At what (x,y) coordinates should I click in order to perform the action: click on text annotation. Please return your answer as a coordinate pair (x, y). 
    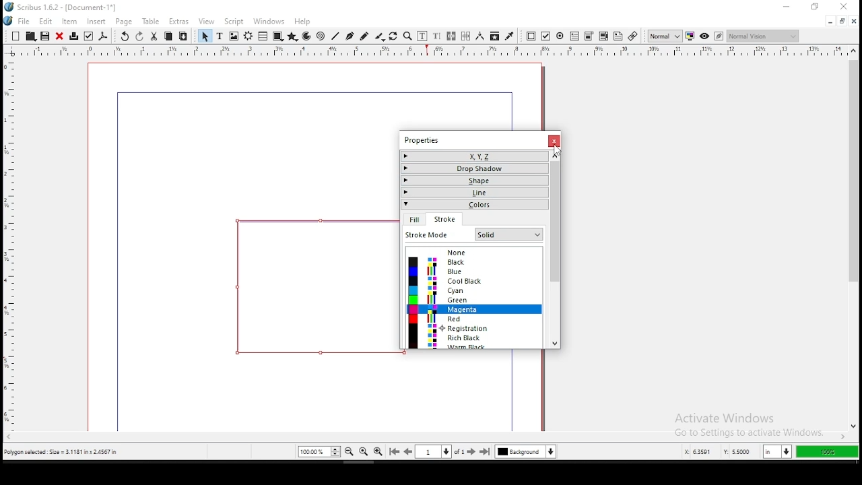
    Looking at the image, I should click on (618, 36).